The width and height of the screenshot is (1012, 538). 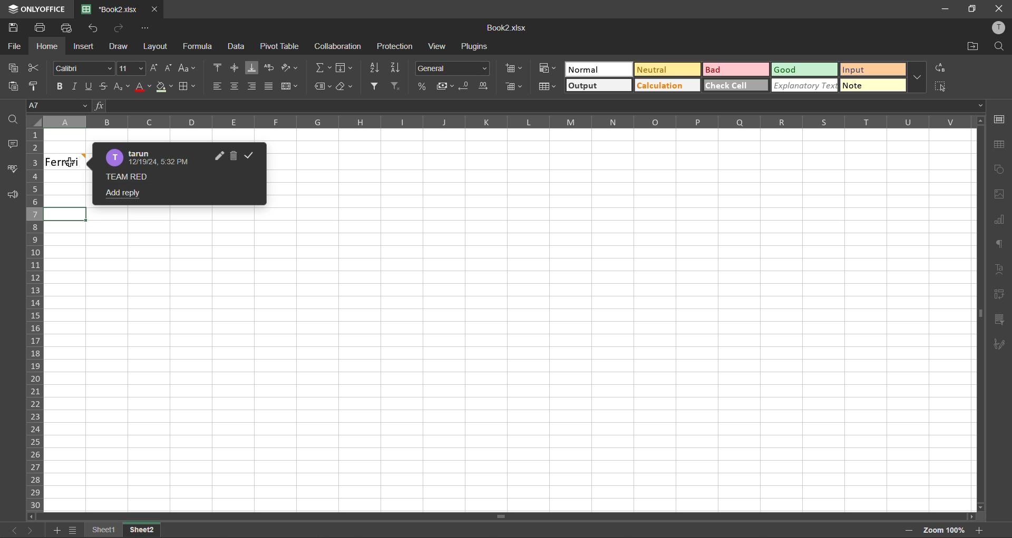 What do you see at coordinates (465, 86) in the screenshot?
I see `decrease decimal` at bounding box center [465, 86].